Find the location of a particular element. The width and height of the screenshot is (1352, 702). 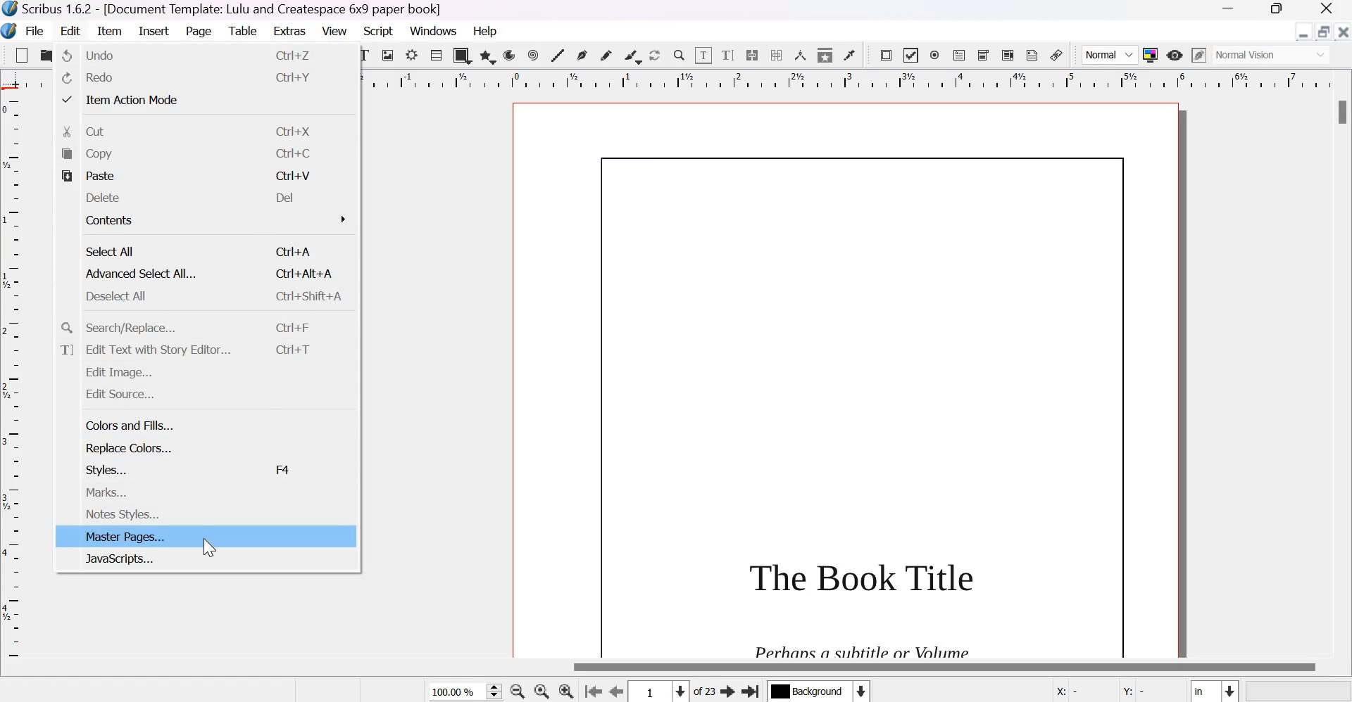

page is located at coordinates (846, 379).